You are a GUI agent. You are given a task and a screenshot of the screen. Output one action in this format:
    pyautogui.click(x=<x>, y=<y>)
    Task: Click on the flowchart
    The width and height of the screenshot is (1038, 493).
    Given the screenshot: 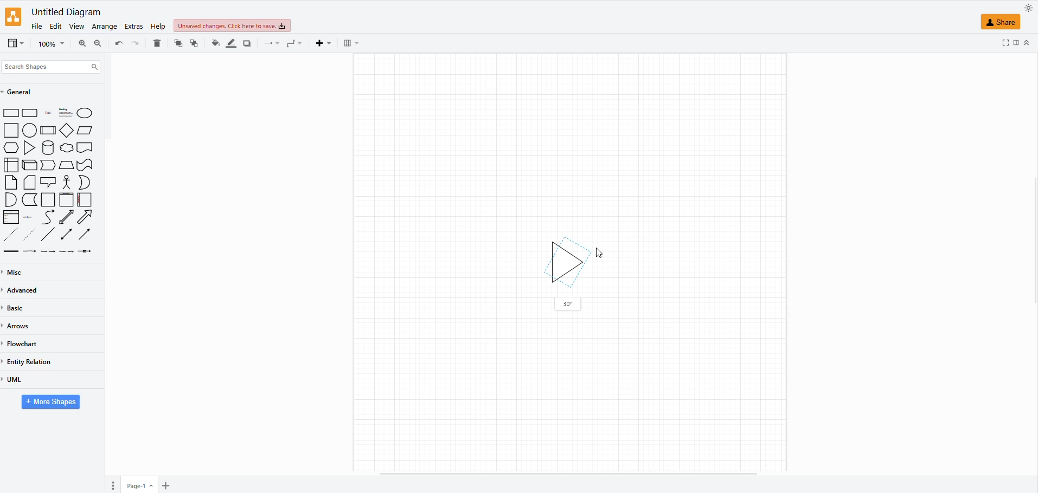 What is the action you would take?
    pyautogui.click(x=26, y=341)
    